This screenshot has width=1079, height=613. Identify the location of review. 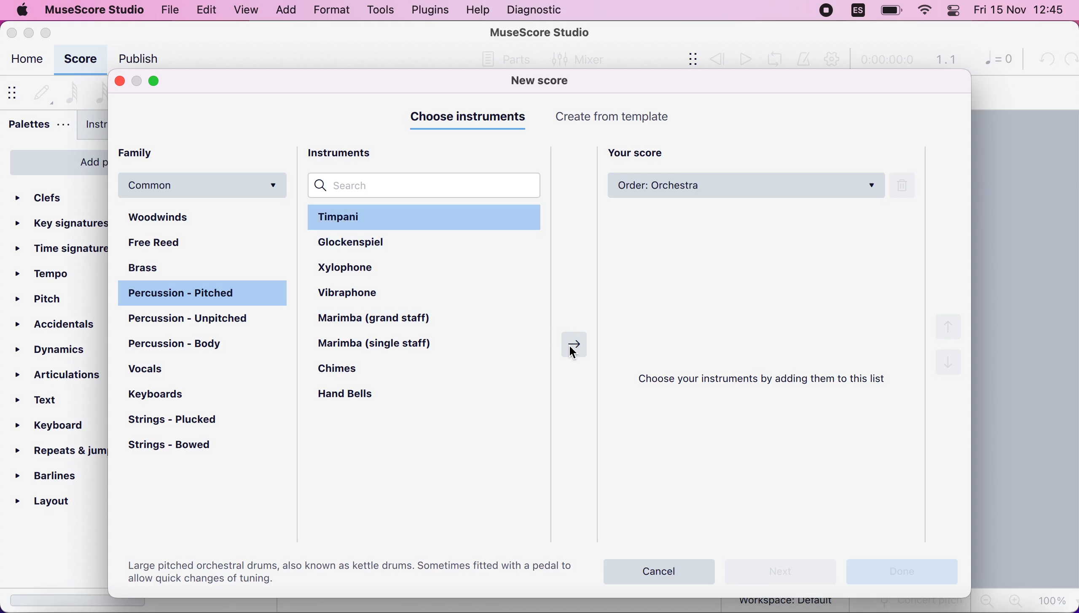
(717, 59).